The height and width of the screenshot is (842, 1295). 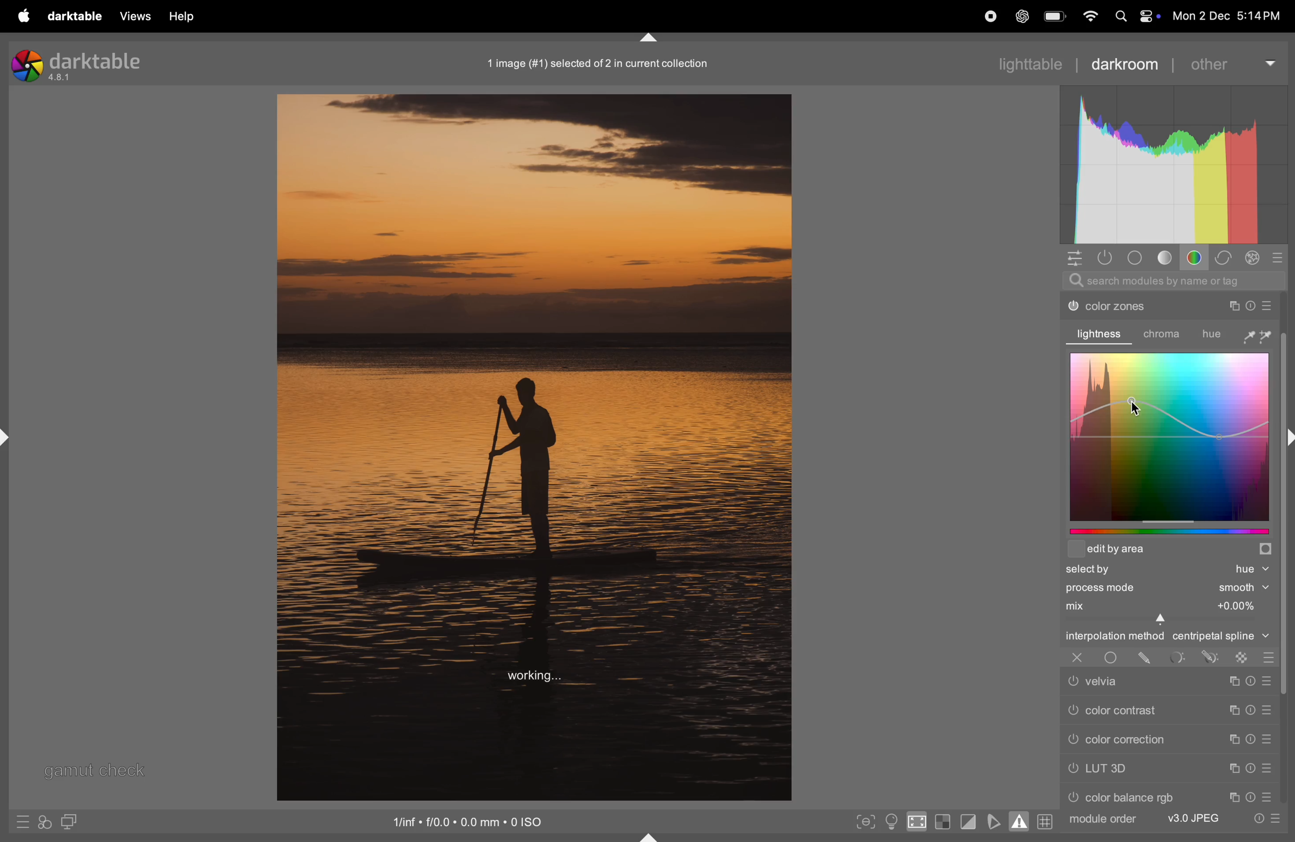 What do you see at coordinates (1164, 605) in the screenshot?
I see `mix` at bounding box center [1164, 605].